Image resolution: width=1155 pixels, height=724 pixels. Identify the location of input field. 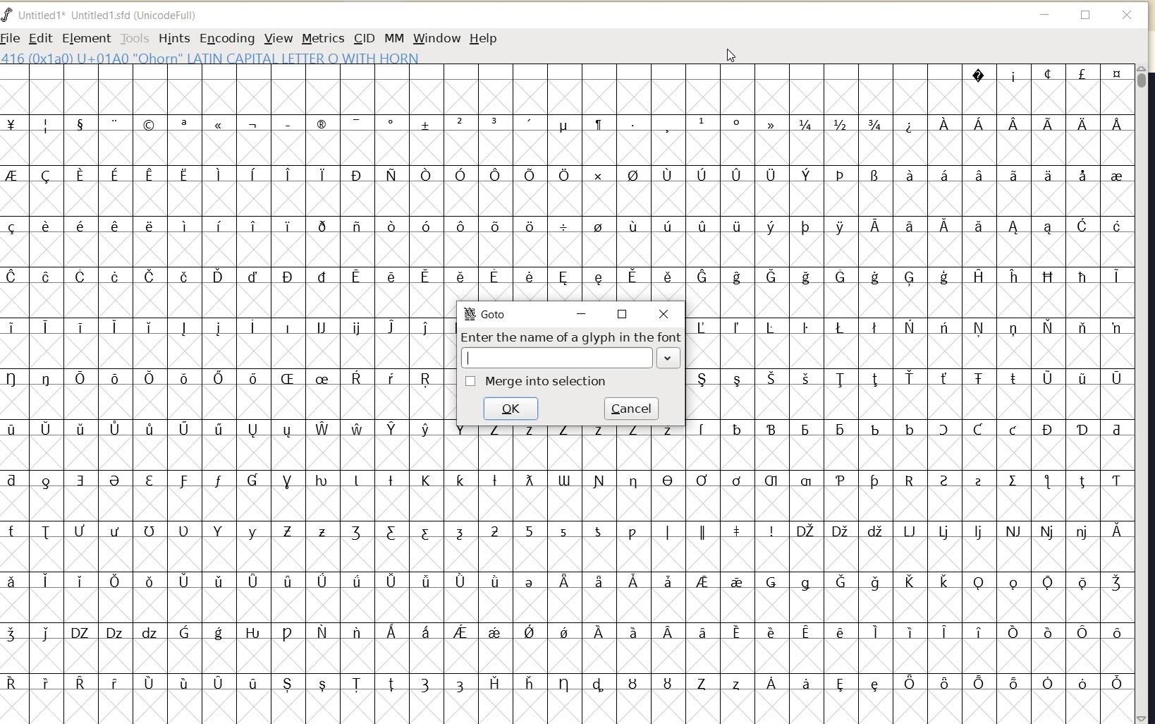
(558, 357).